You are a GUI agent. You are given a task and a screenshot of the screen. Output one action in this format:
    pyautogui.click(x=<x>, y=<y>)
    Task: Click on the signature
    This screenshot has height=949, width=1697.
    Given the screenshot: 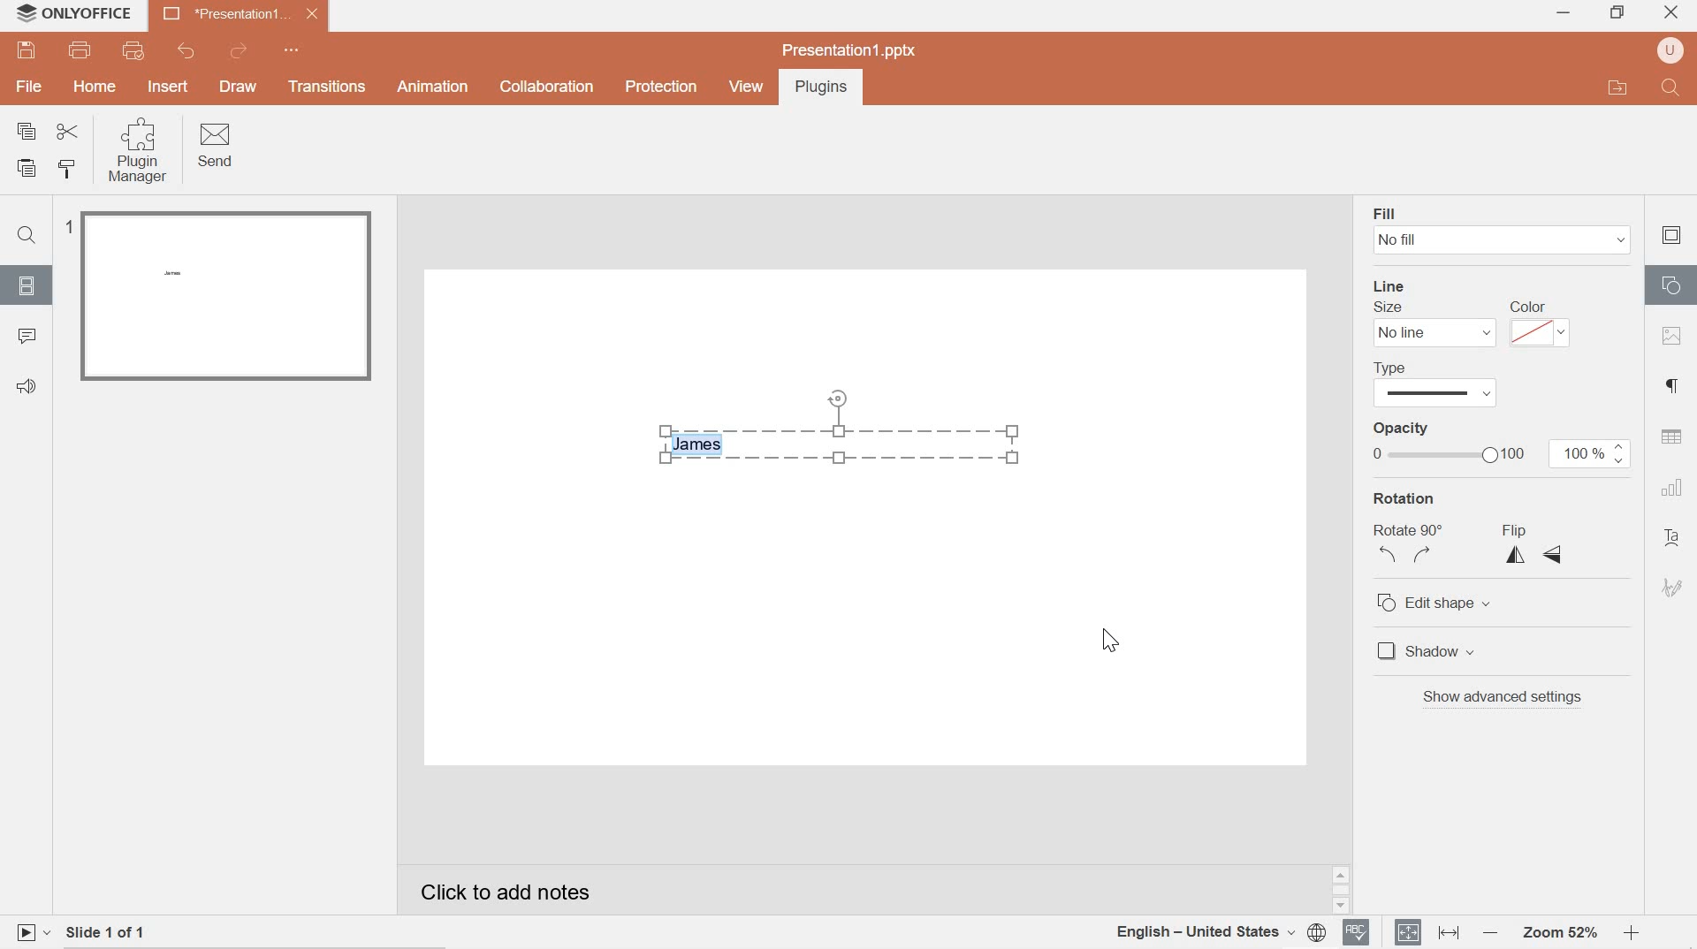 What is the action you would take?
    pyautogui.click(x=1673, y=588)
    